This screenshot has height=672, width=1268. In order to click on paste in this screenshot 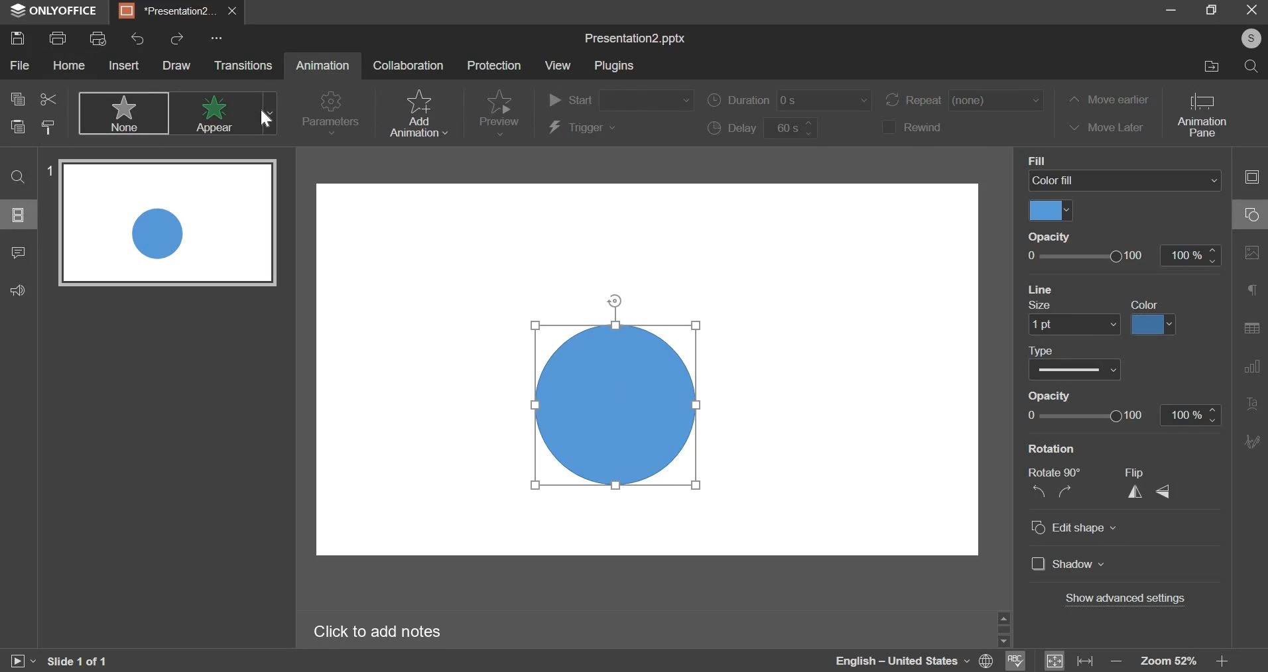, I will do `click(17, 125)`.